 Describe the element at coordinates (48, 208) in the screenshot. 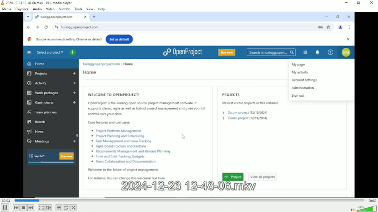

I see `Show extended settings` at that location.